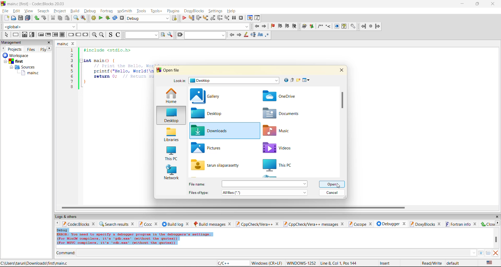 This screenshot has height=267, width=501. What do you see at coordinates (141, 35) in the screenshot?
I see `text to search` at bounding box center [141, 35].